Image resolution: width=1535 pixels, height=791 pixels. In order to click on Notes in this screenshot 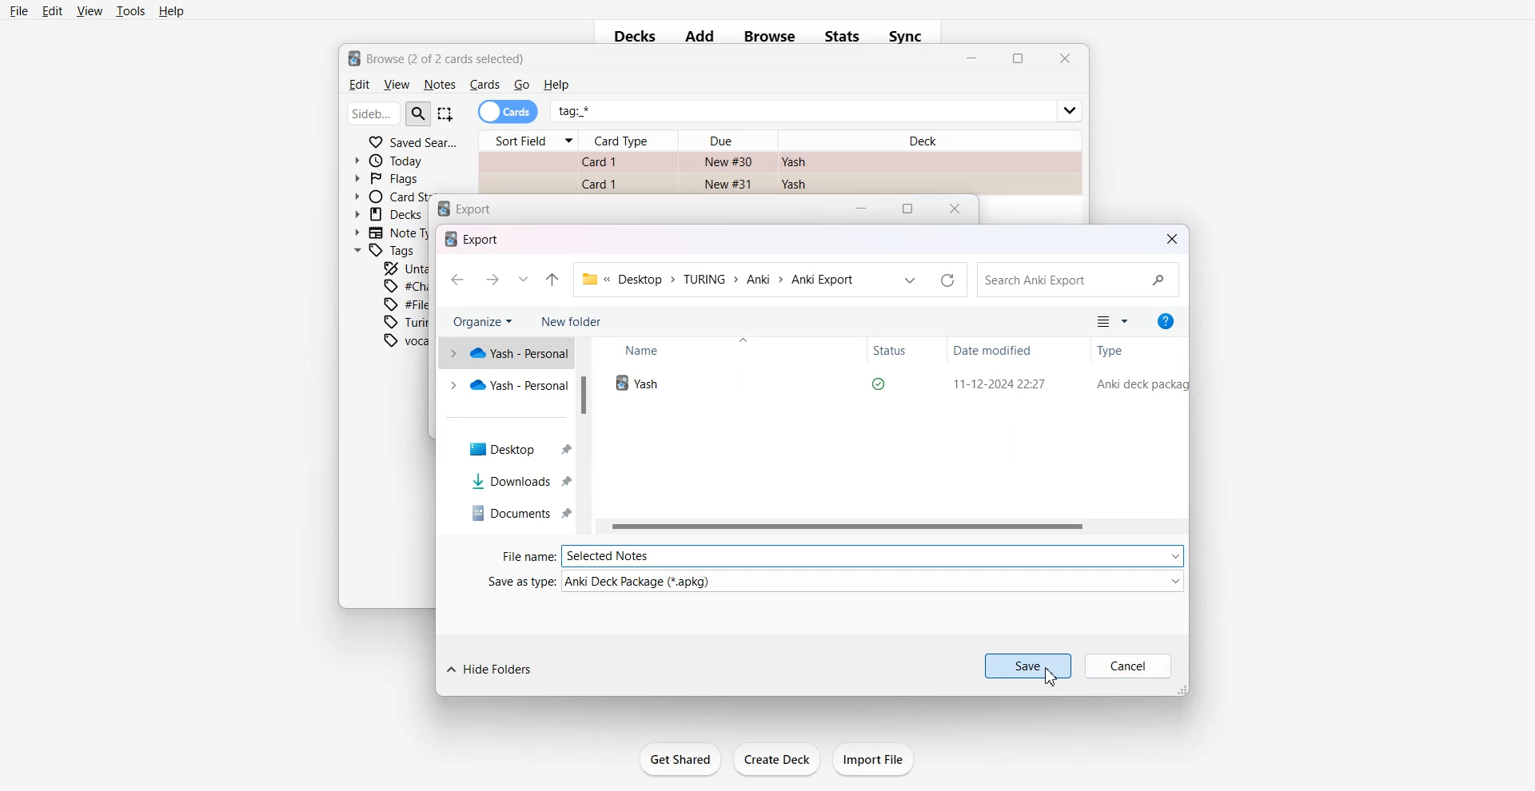, I will do `click(439, 85)`.